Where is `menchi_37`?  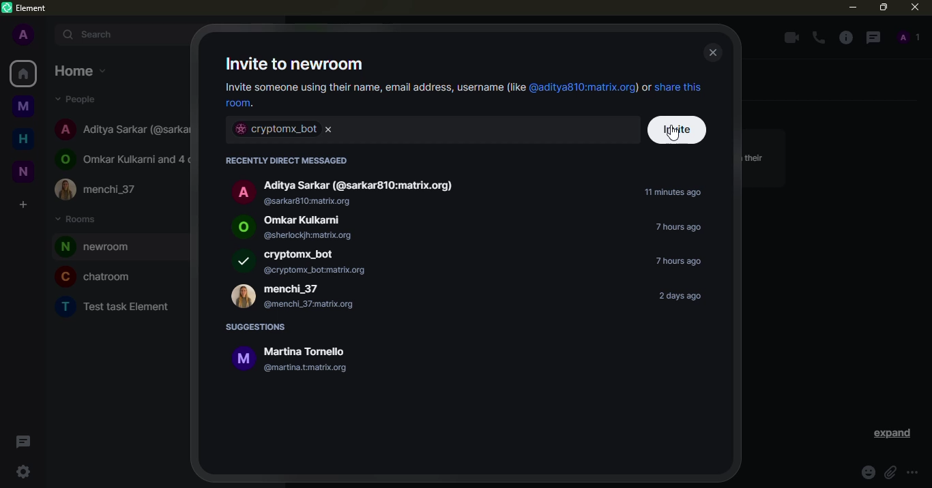
menchi_37 is located at coordinates (96, 191).